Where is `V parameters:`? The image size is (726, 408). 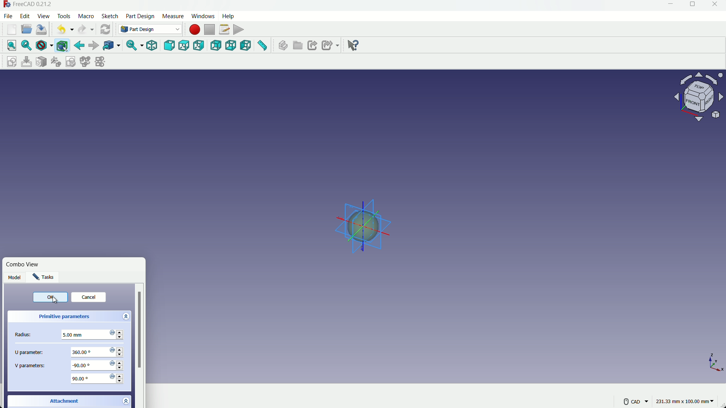 V parameters: is located at coordinates (30, 365).